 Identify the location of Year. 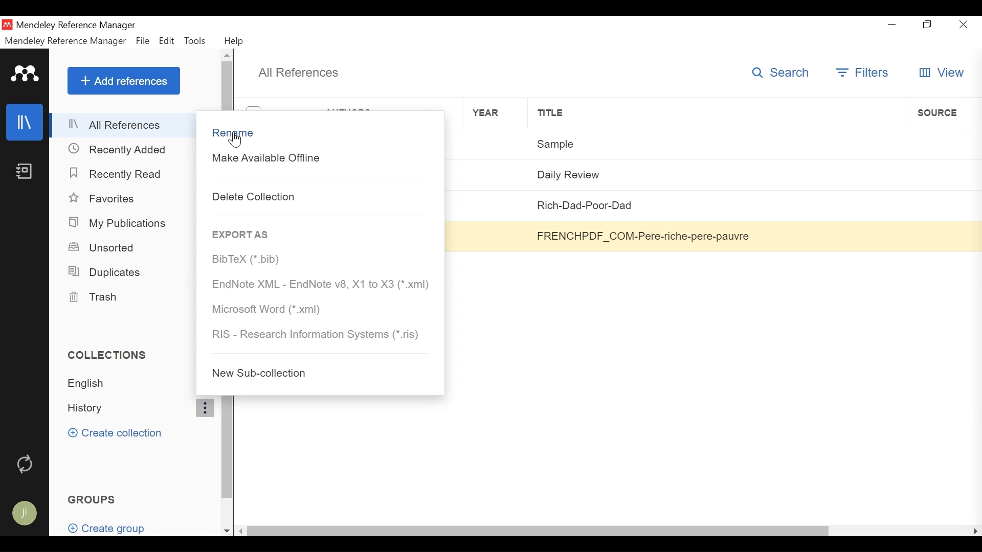
(496, 174).